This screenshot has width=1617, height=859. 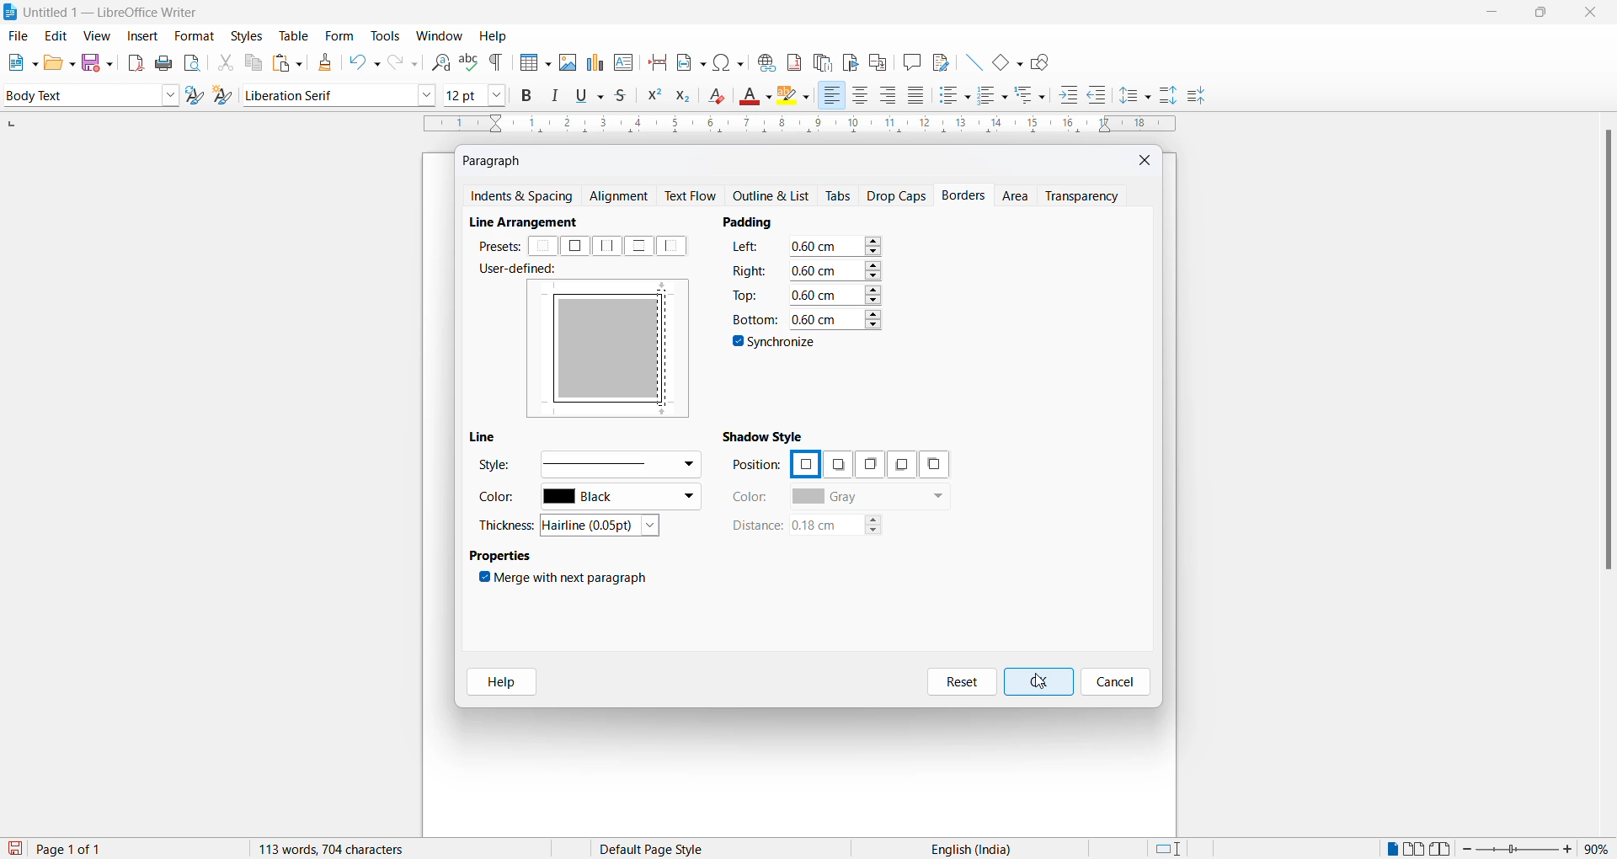 I want to click on tabs, so click(x=840, y=196).